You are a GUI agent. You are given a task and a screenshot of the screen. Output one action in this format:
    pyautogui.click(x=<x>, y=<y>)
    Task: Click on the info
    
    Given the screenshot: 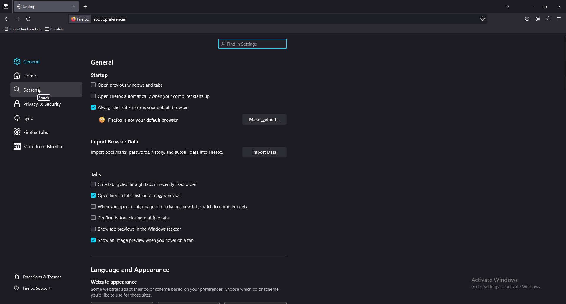 What is the action you would take?
    pyautogui.click(x=157, y=152)
    